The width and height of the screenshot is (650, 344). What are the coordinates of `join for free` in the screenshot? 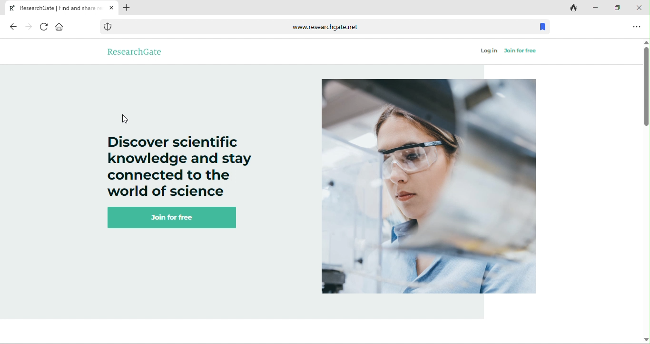 It's located at (172, 218).